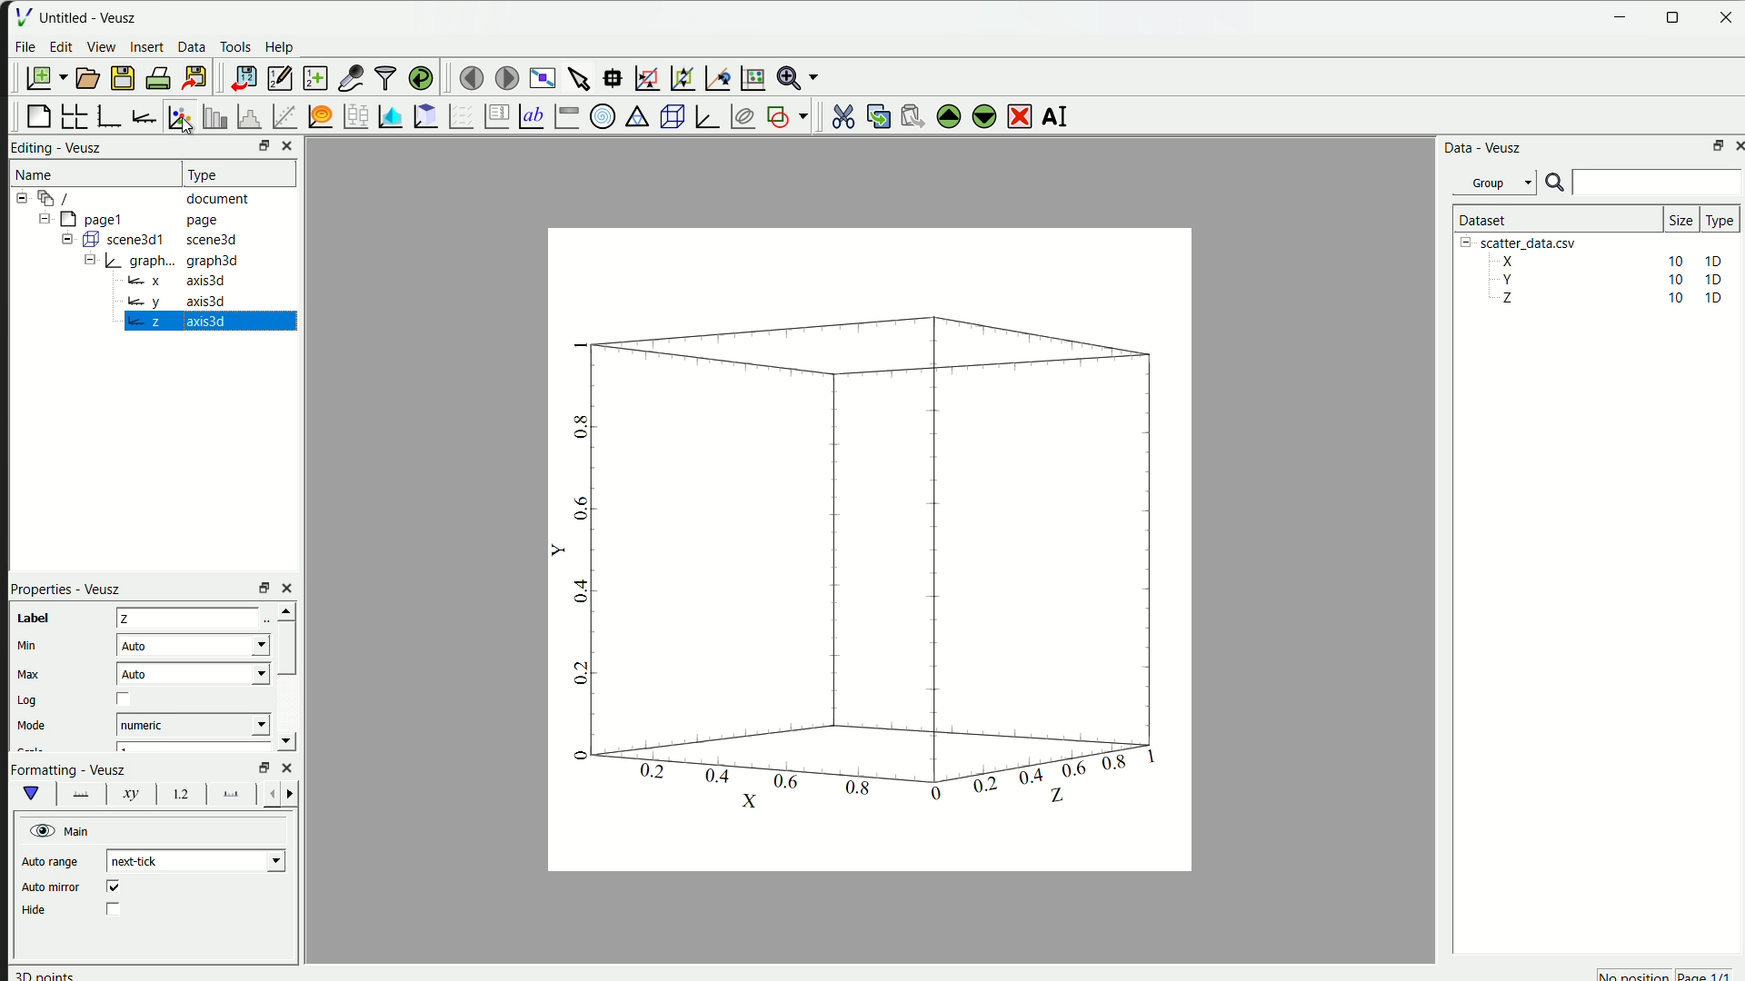 The height and width of the screenshot is (981, 1745). Describe the element at coordinates (1605, 260) in the screenshot. I see `X 10 10` at that location.